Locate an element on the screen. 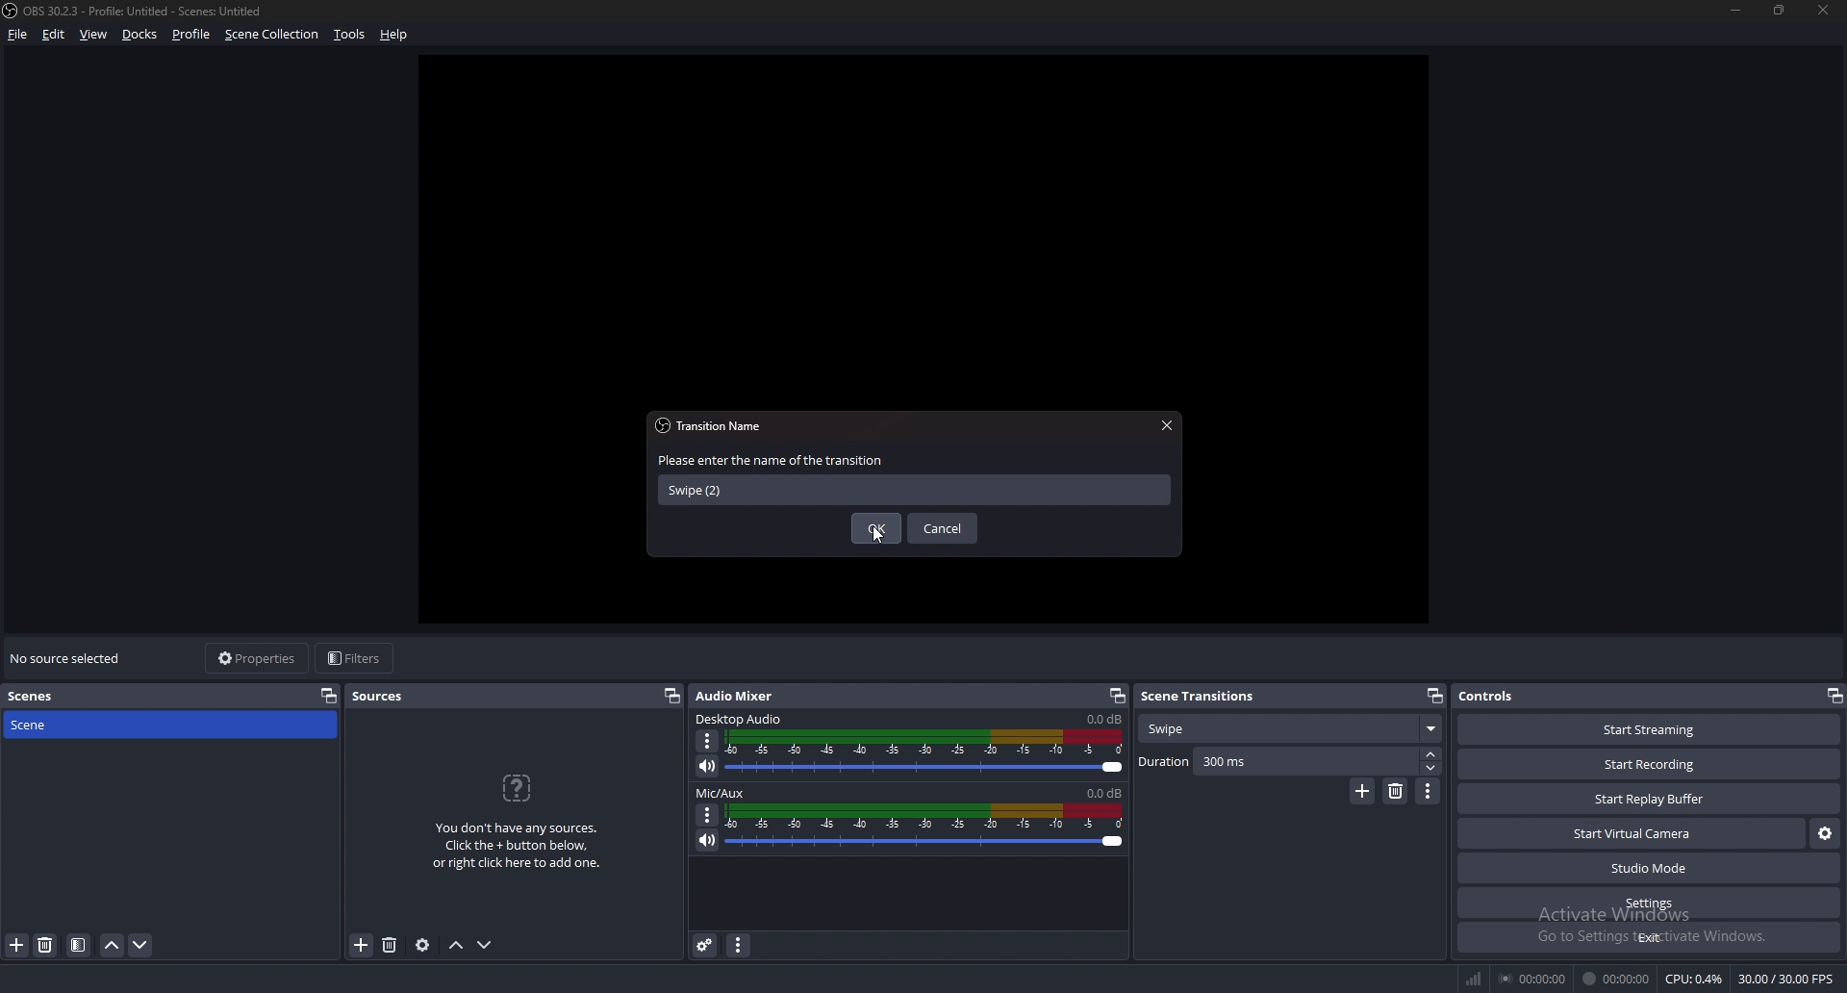 The height and width of the screenshot is (993, 1847). 0.0db is located at coordinates (1103, 792).